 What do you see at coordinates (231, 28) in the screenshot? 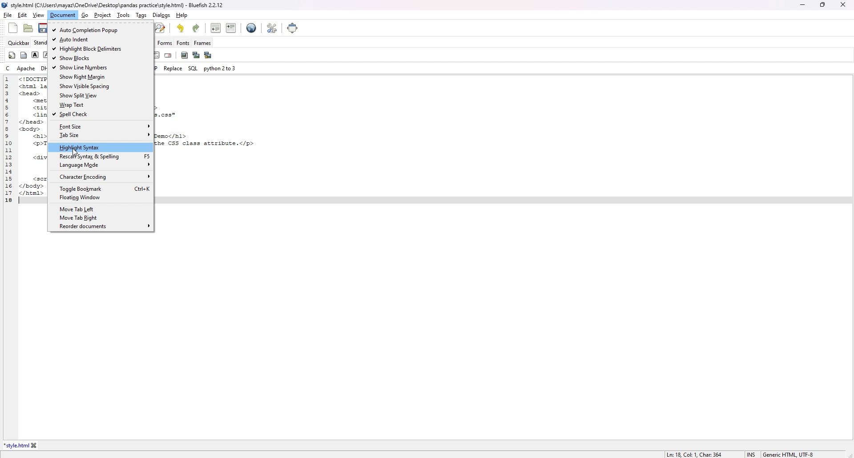
I see `indent` at bounding box center [231, 28].